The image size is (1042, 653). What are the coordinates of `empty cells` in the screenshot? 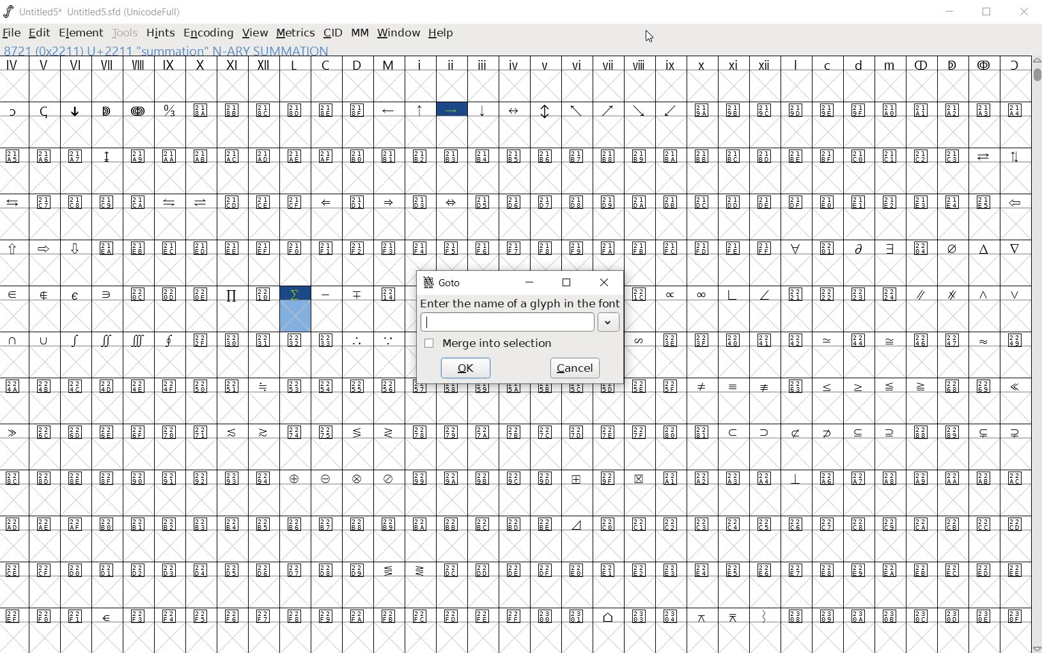 It's located at (515, 407).